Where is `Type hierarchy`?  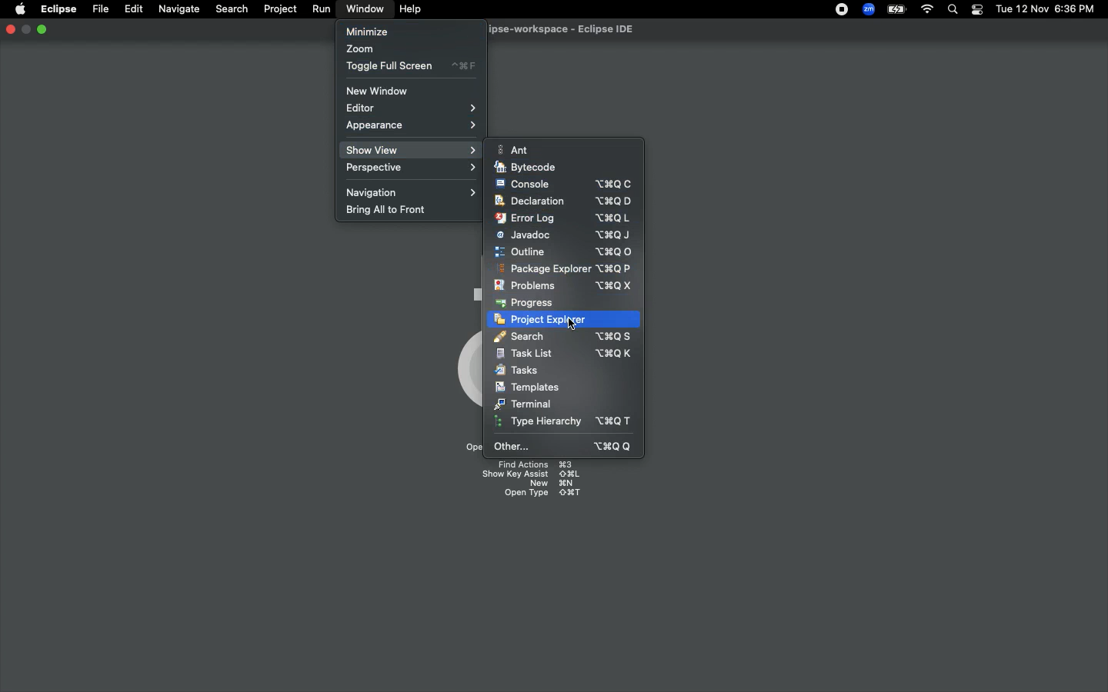
Type hierarchy is located at coordinates (567, 423).